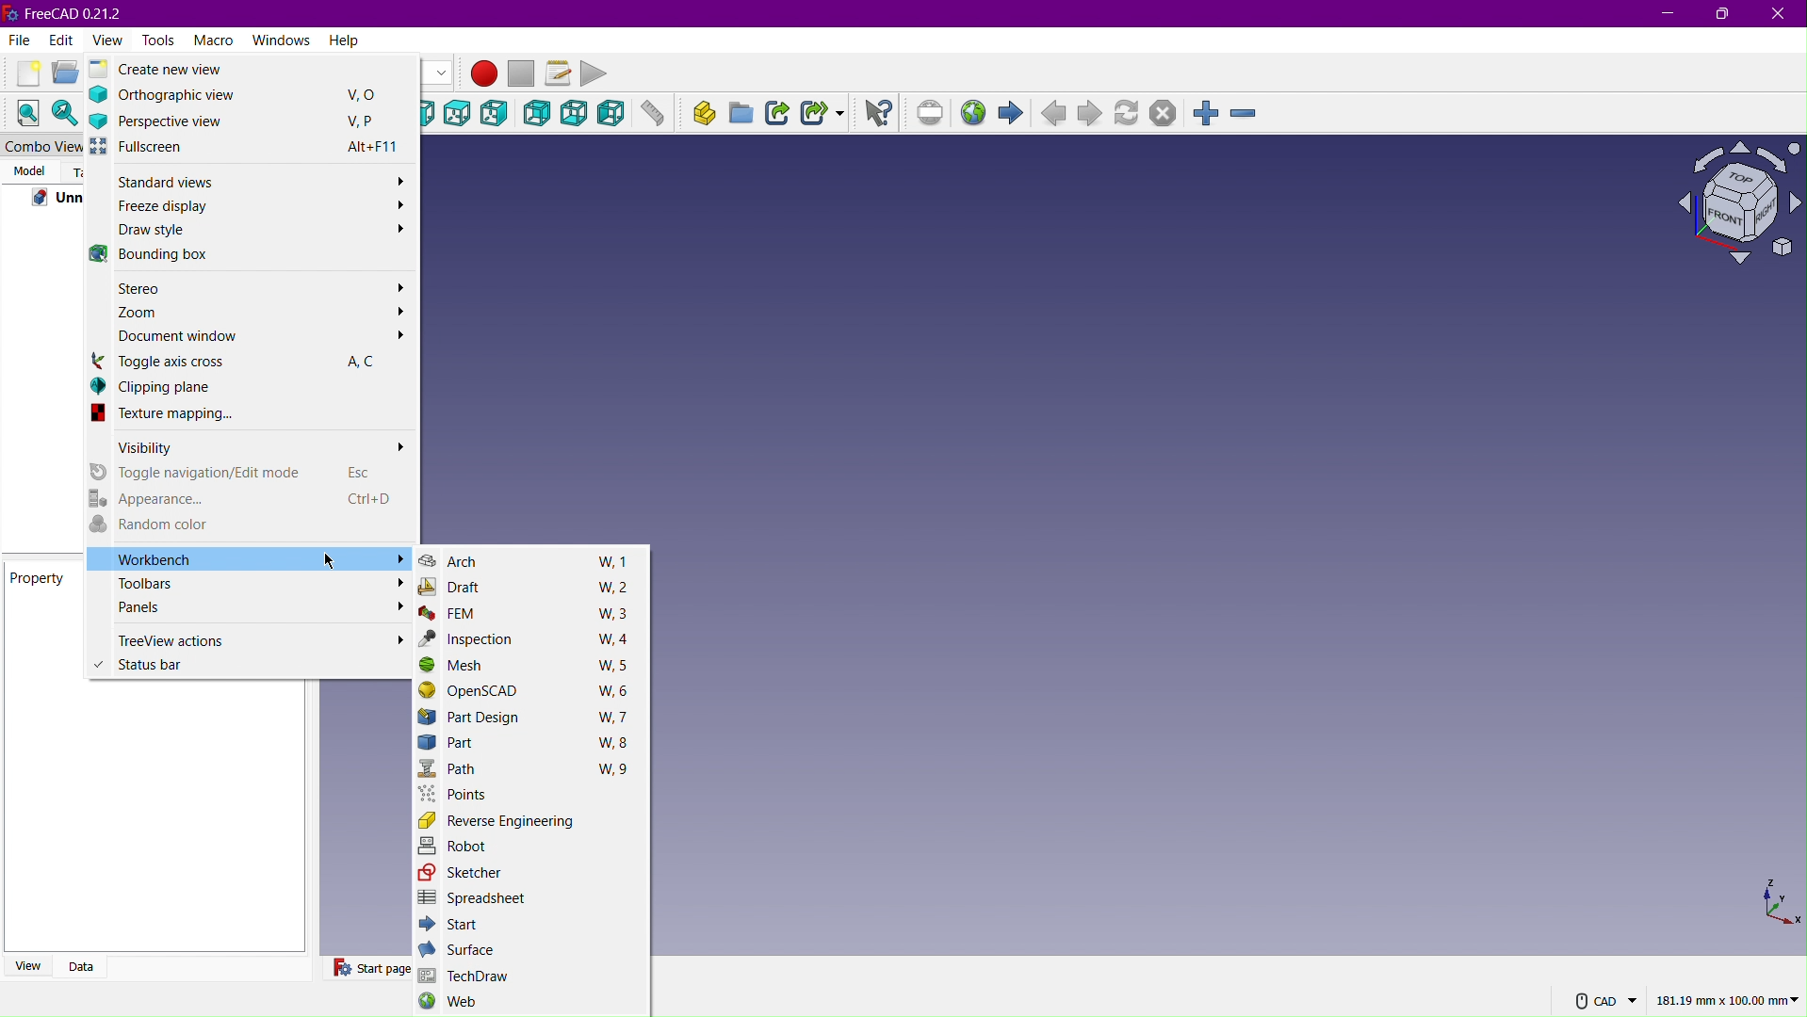  Describe the element at coordinates (539, 114) in the screenshot. I see `Back` at that location.